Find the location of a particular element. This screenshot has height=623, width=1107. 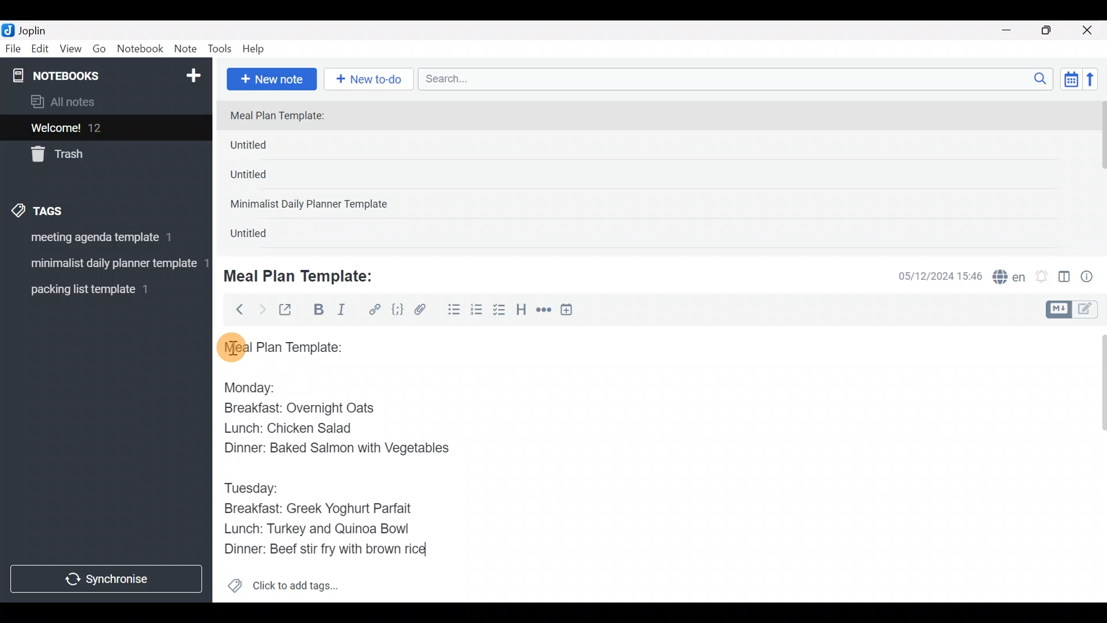

Back is located at coordinates (235, 309).